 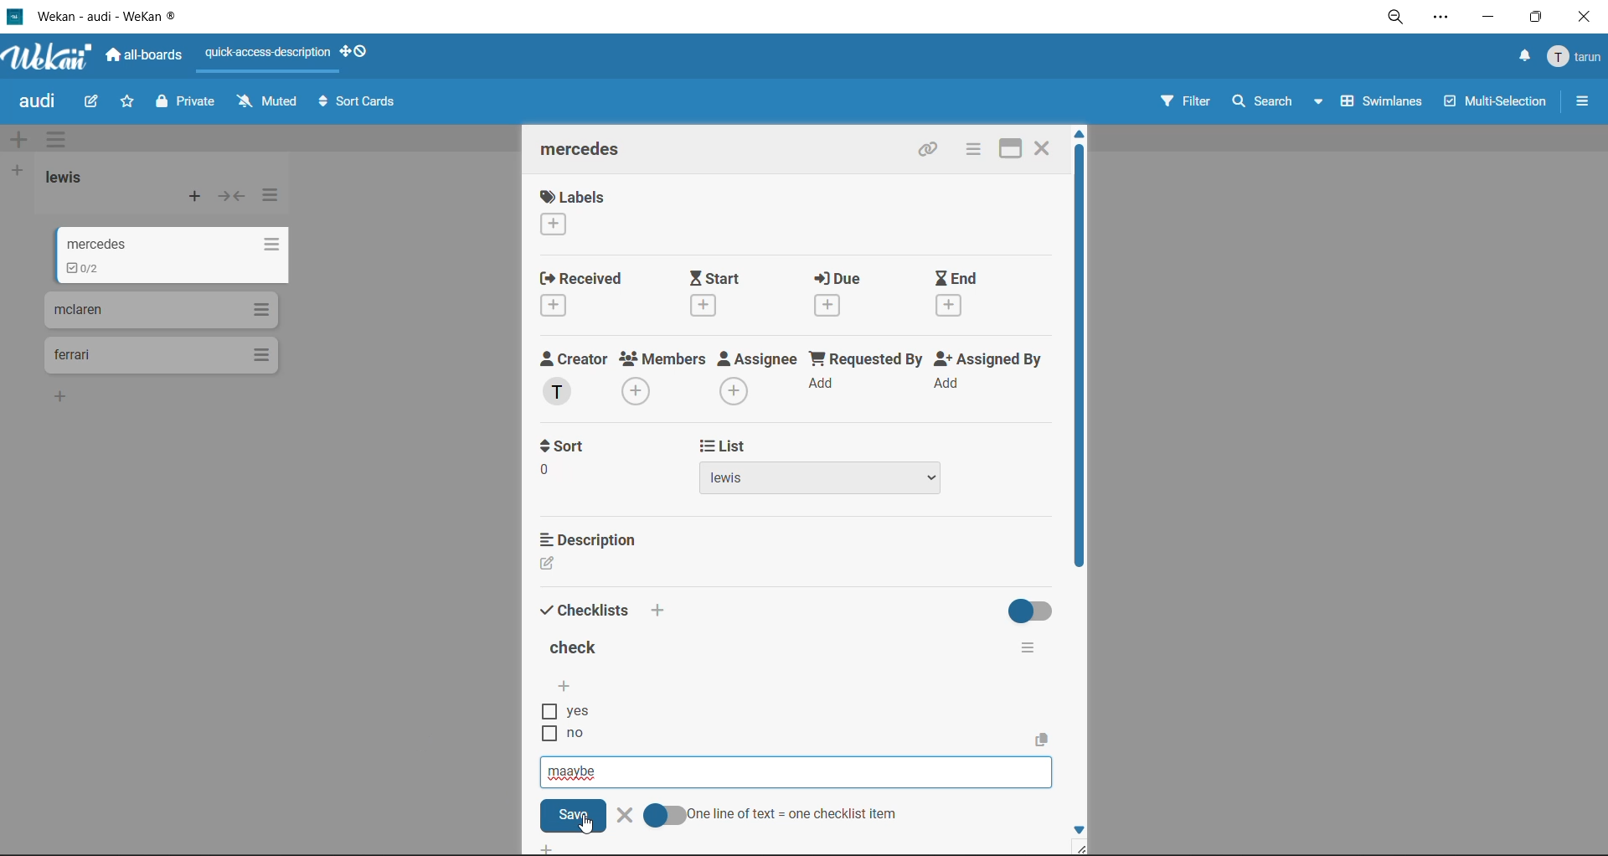 What do you see at coordinates (1536, 18) in the screenshot?
I see `maximize` at bounding box center [1536, 18].